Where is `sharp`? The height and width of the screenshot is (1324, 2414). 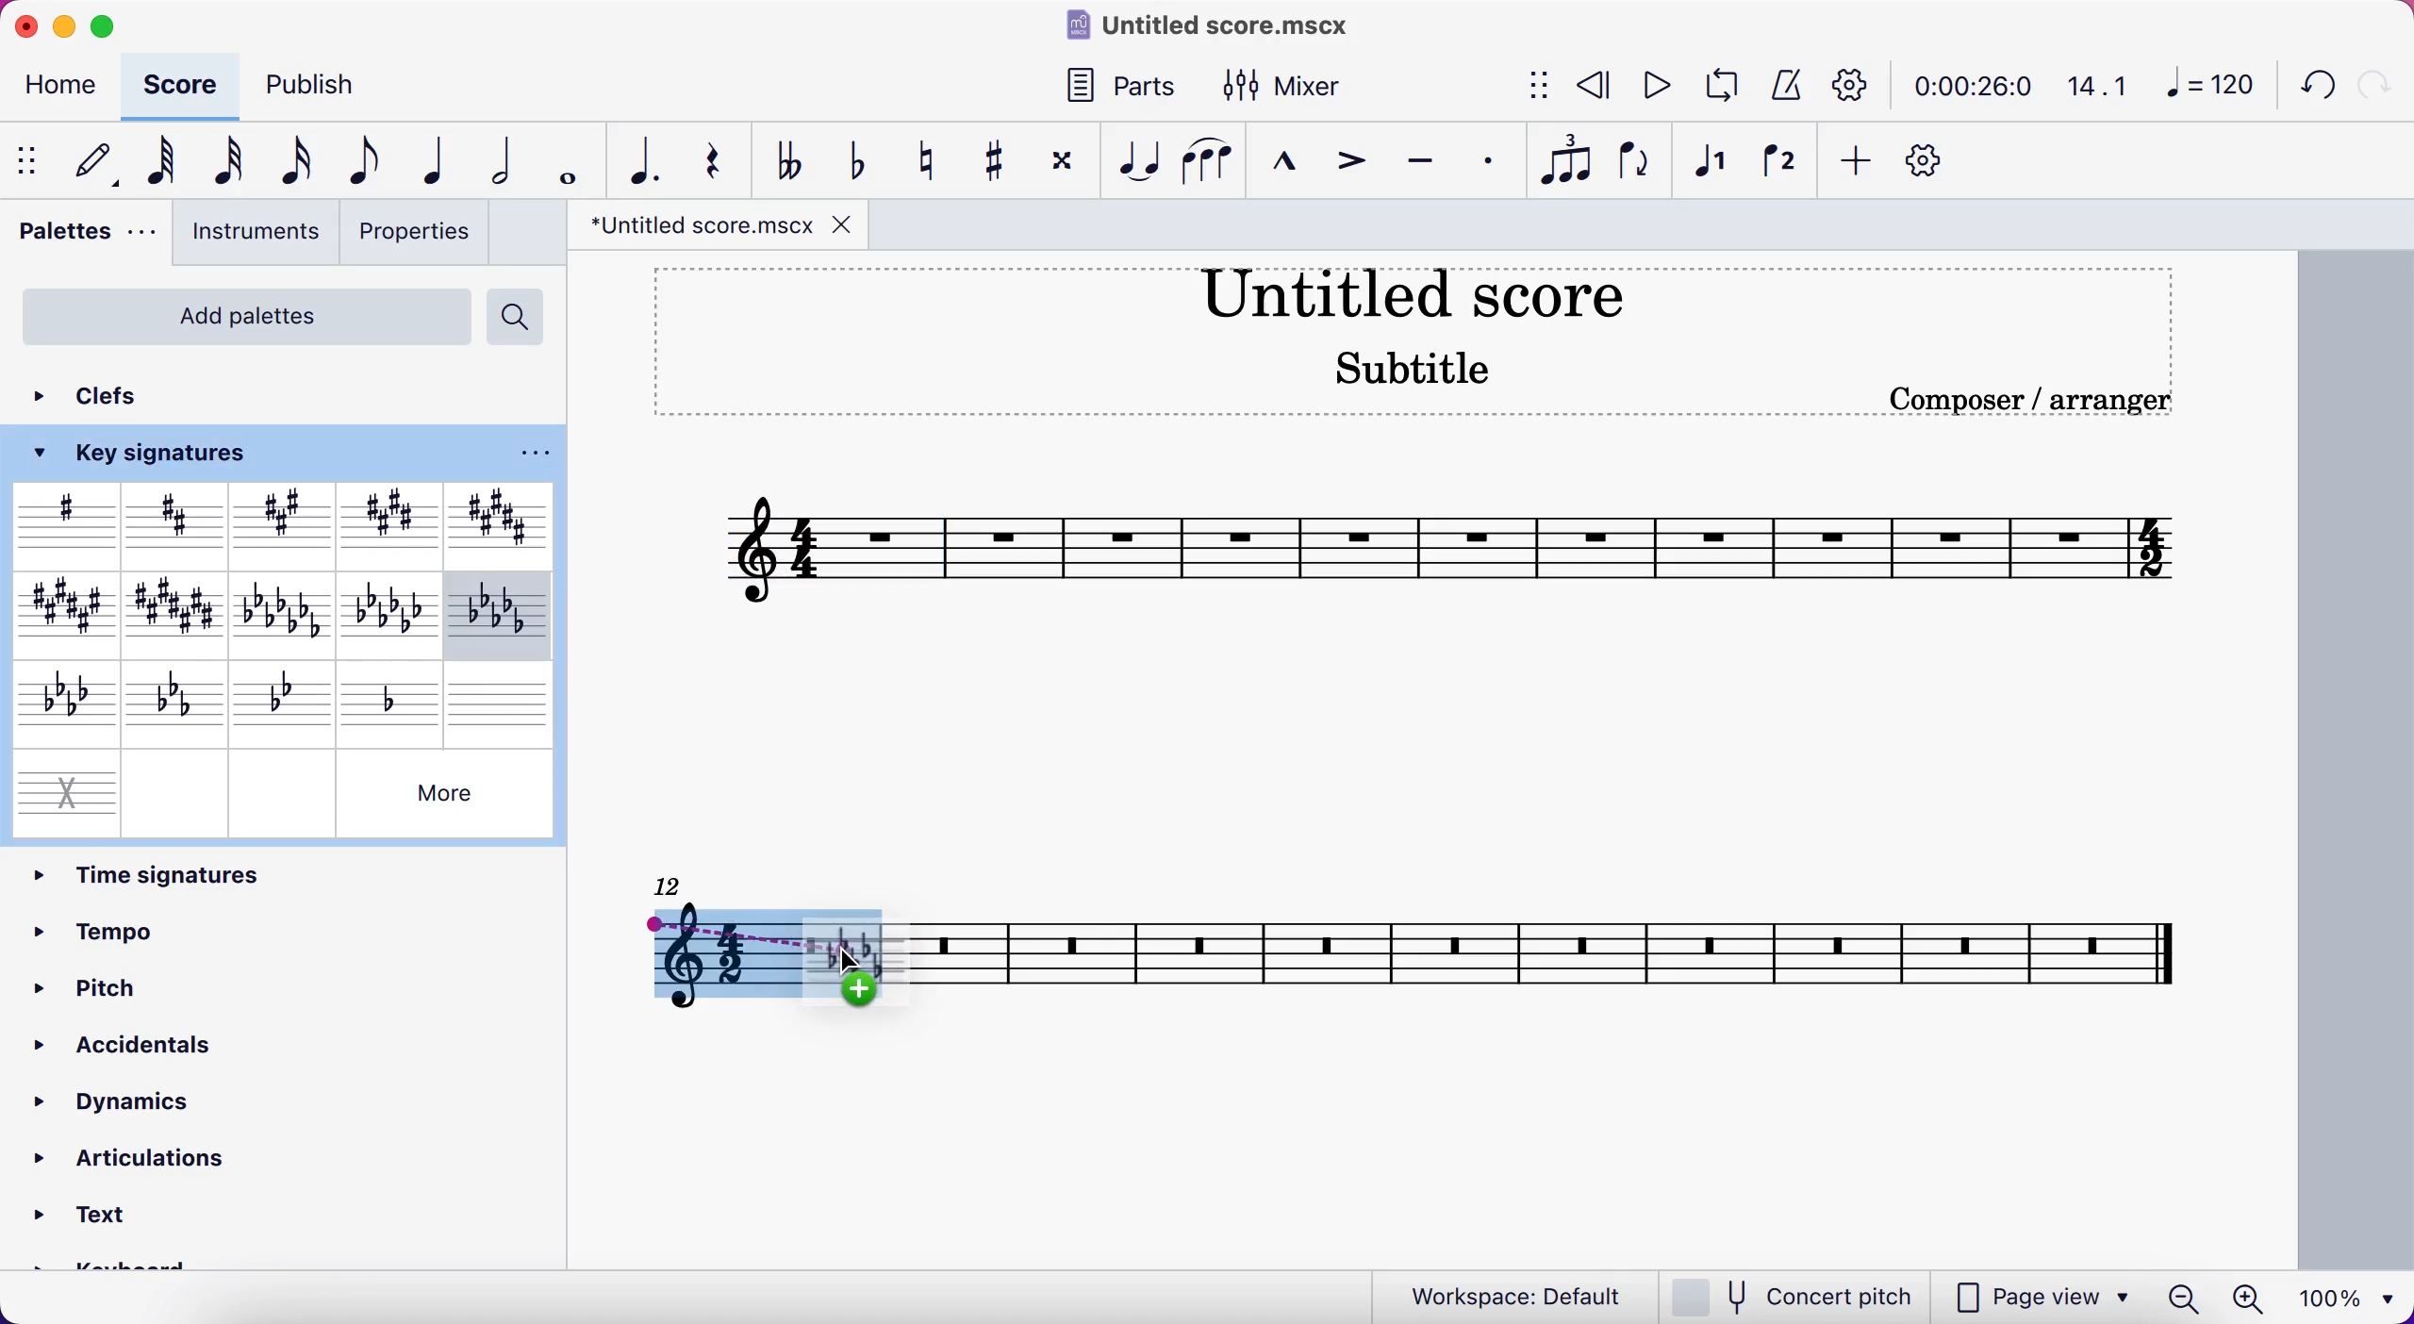 sharp is located at coordinates (64, 522).